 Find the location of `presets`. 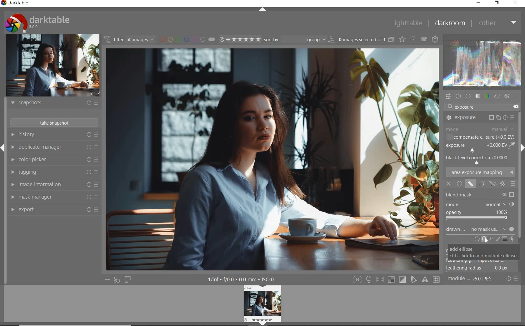

presets is located at coordinates (517, 96).